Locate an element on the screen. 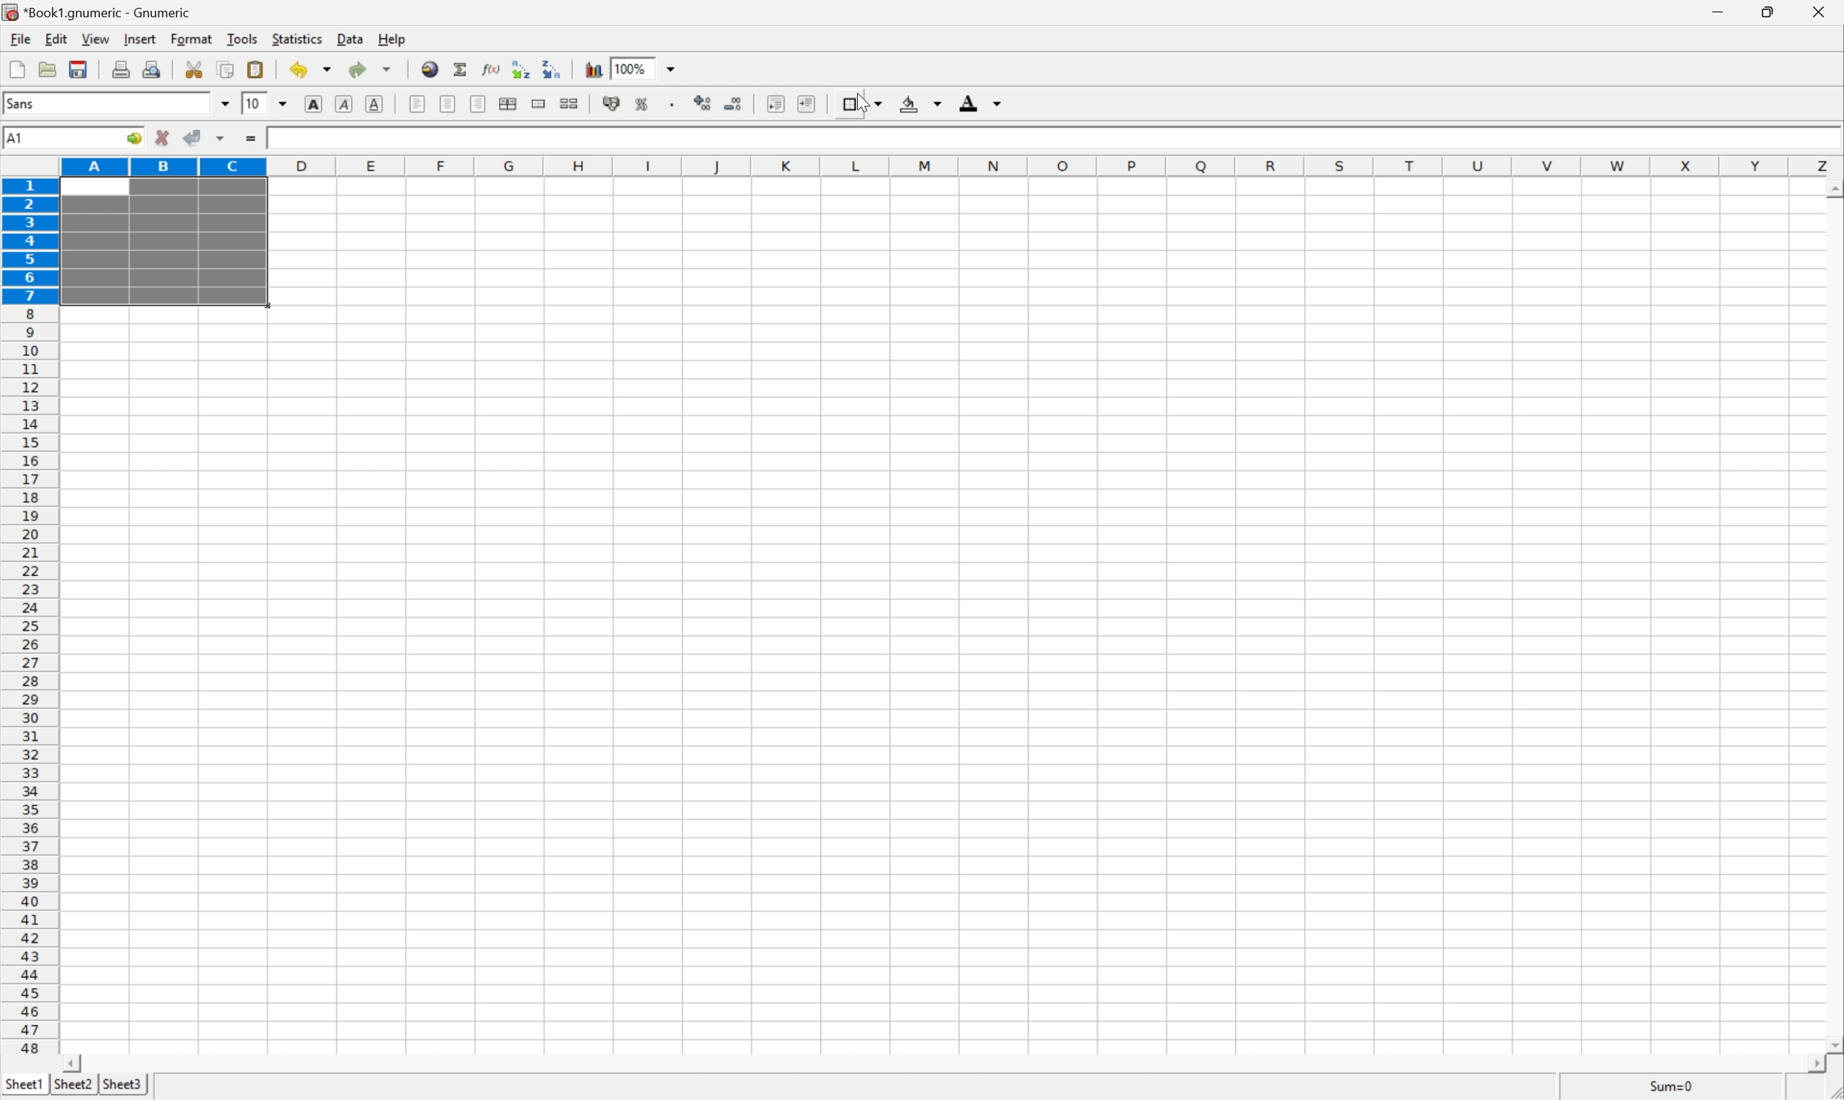 The image size is (1844, 1100). center horizontally is located at coordinates (511, 104).